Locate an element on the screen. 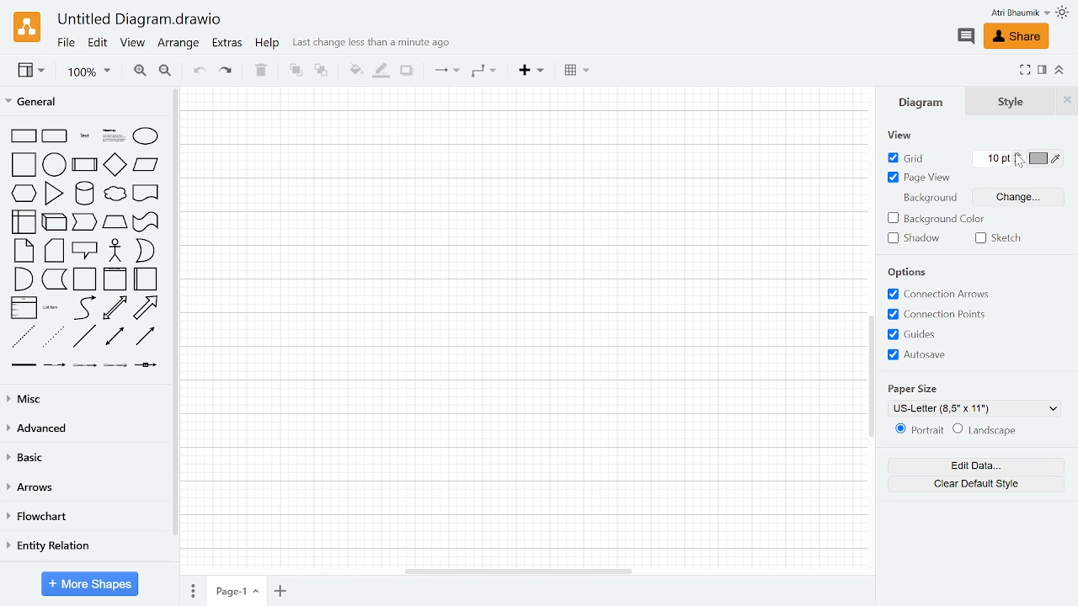 The height and width of the screenshot is (606, 1078). Redo is located at coordinates (227, 72).